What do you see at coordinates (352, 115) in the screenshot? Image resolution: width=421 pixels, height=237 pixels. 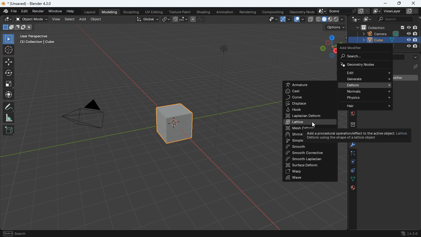 I see `globe` at bounding box center [352, 115].